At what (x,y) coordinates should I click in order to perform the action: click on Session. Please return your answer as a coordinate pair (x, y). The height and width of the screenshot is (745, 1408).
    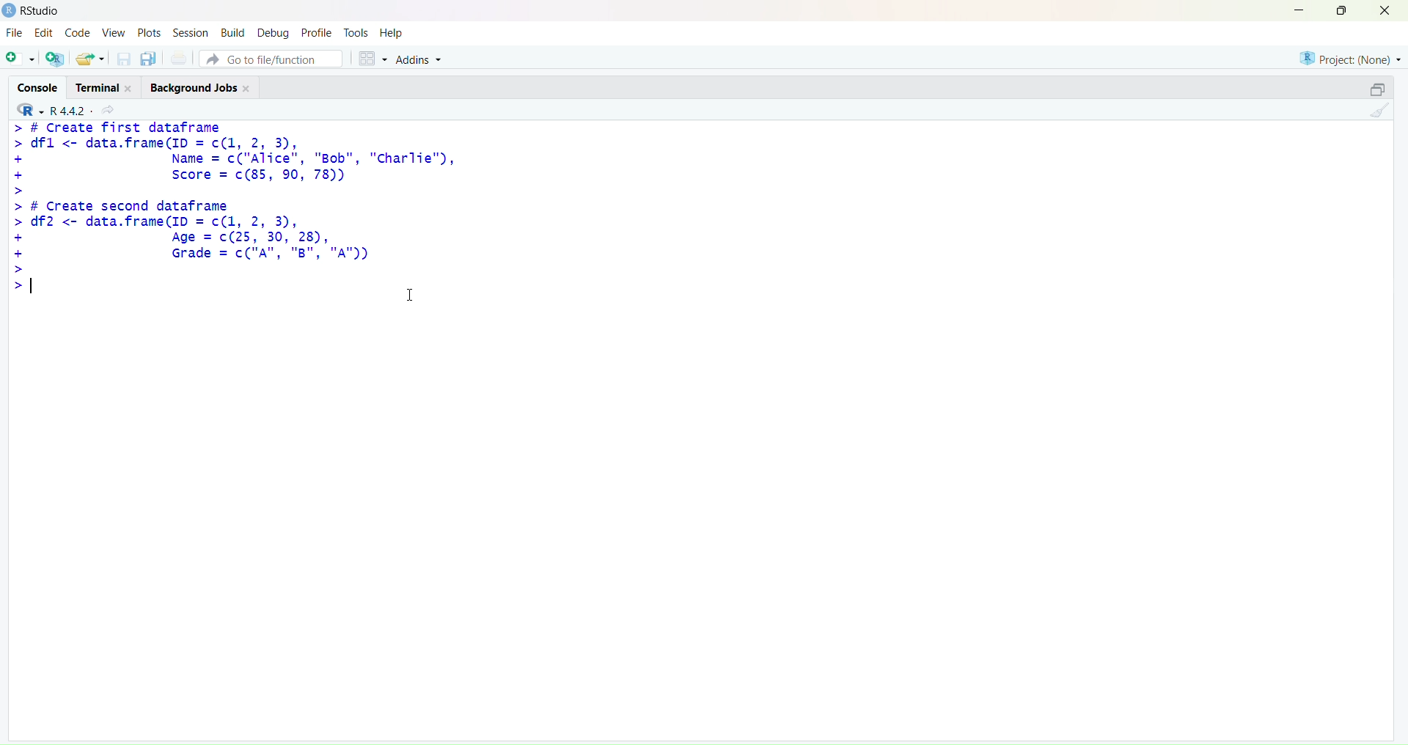
    Looking at the image, I should click on (191, 33).